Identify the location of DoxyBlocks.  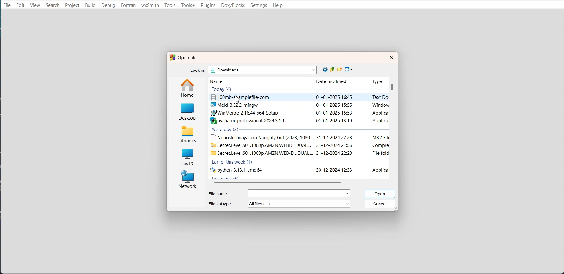
(233, 5).